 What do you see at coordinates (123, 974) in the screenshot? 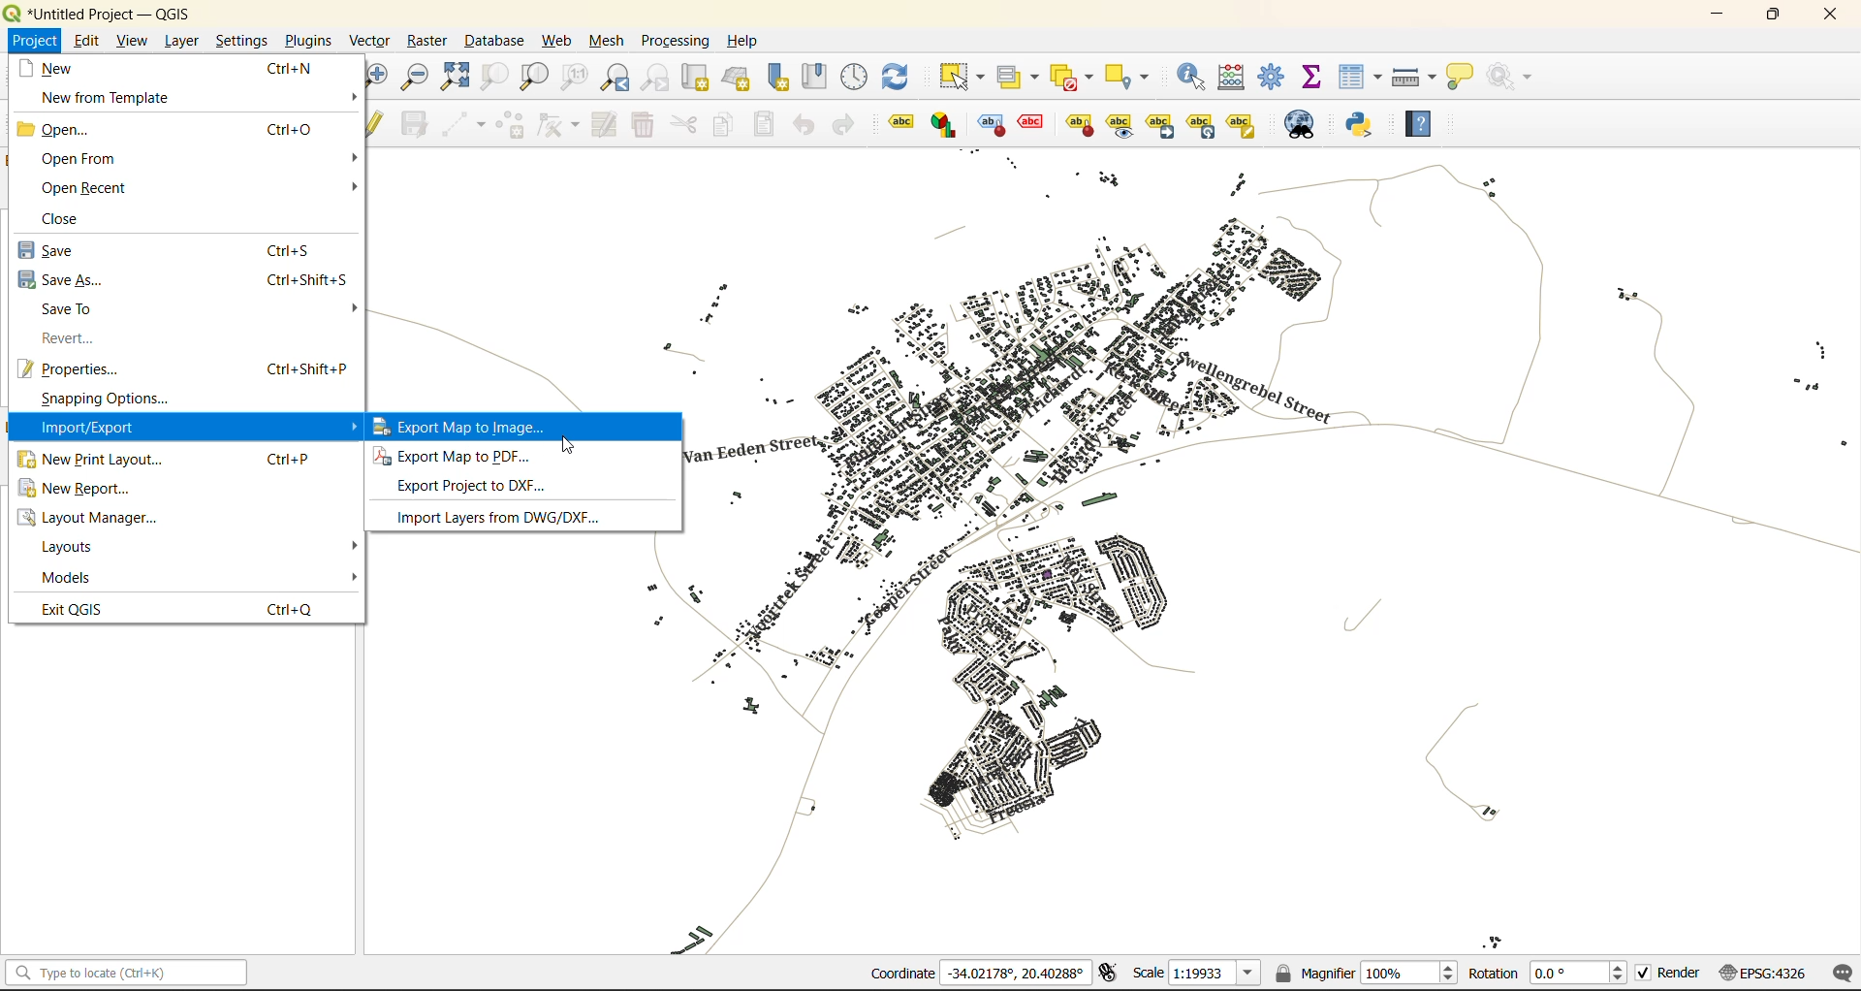
I see `status bar` at bounding box center [123, 974].